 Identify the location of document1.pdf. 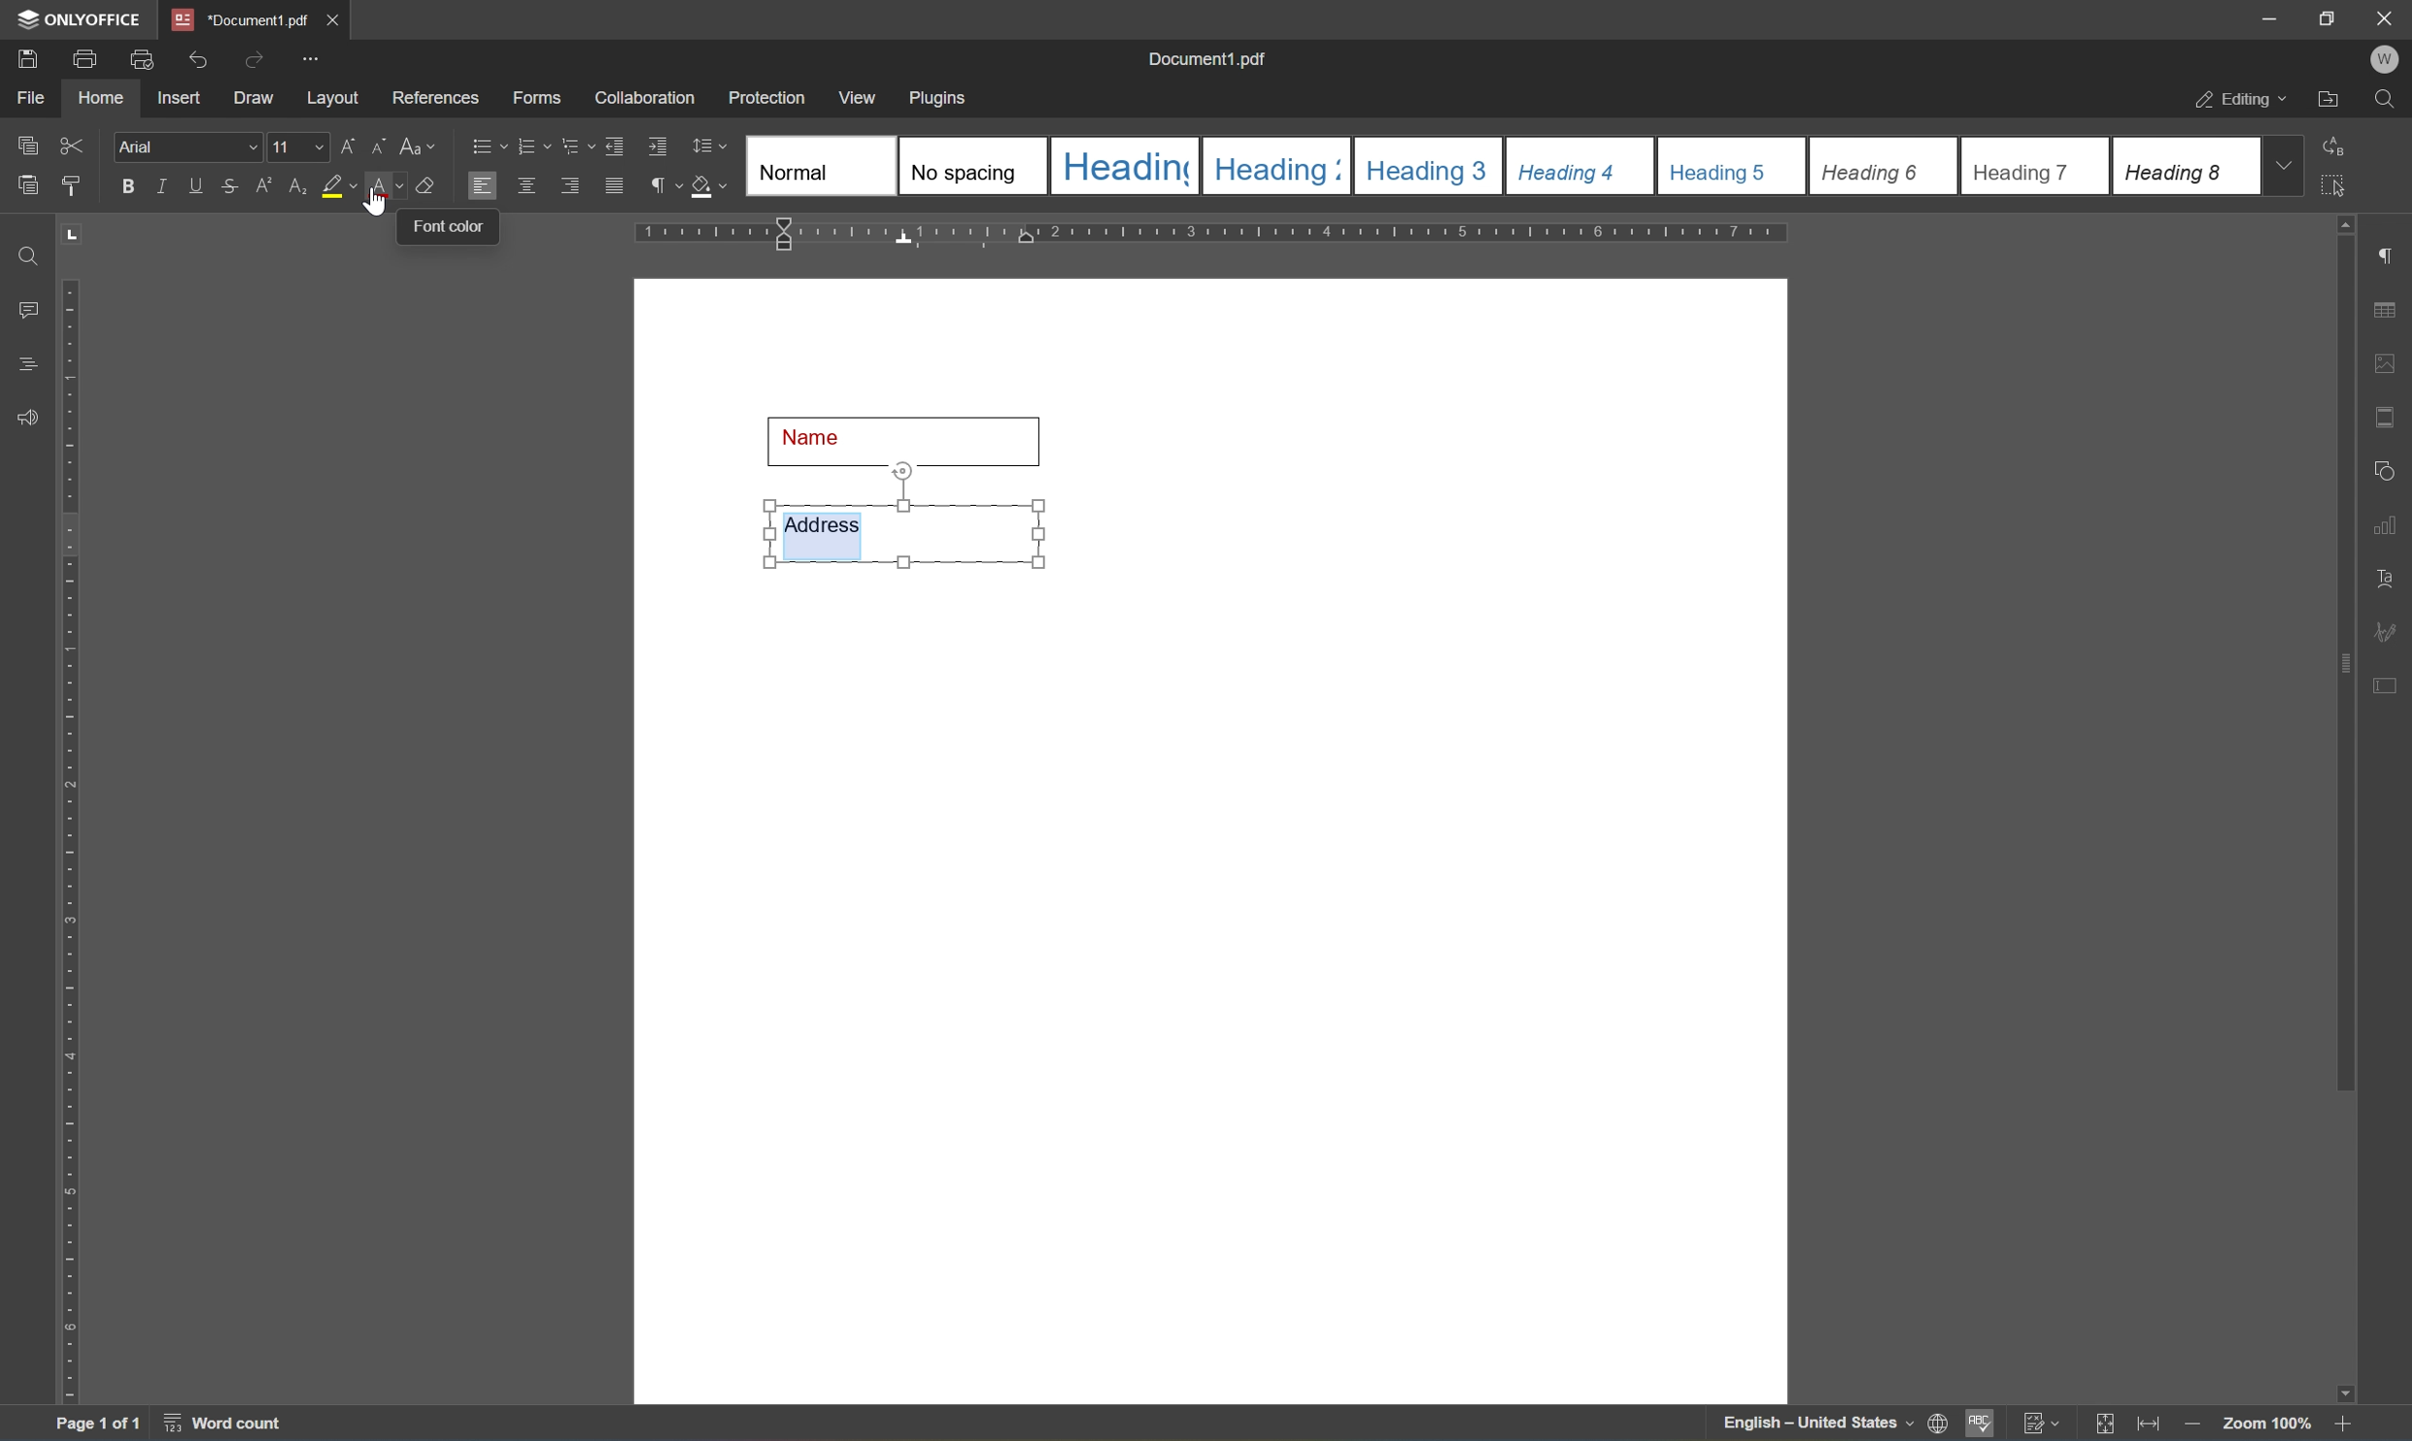
(1208, 56).